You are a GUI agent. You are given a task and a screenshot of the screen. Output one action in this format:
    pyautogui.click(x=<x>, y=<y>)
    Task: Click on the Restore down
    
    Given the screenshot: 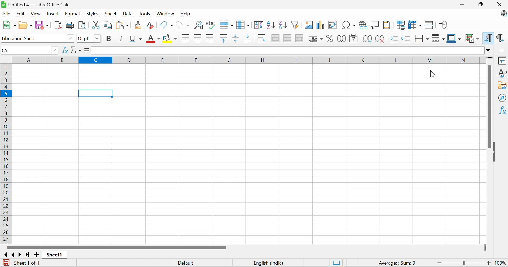 What is the action you would take?
    pyautogui.click(x=482, y=5)
    